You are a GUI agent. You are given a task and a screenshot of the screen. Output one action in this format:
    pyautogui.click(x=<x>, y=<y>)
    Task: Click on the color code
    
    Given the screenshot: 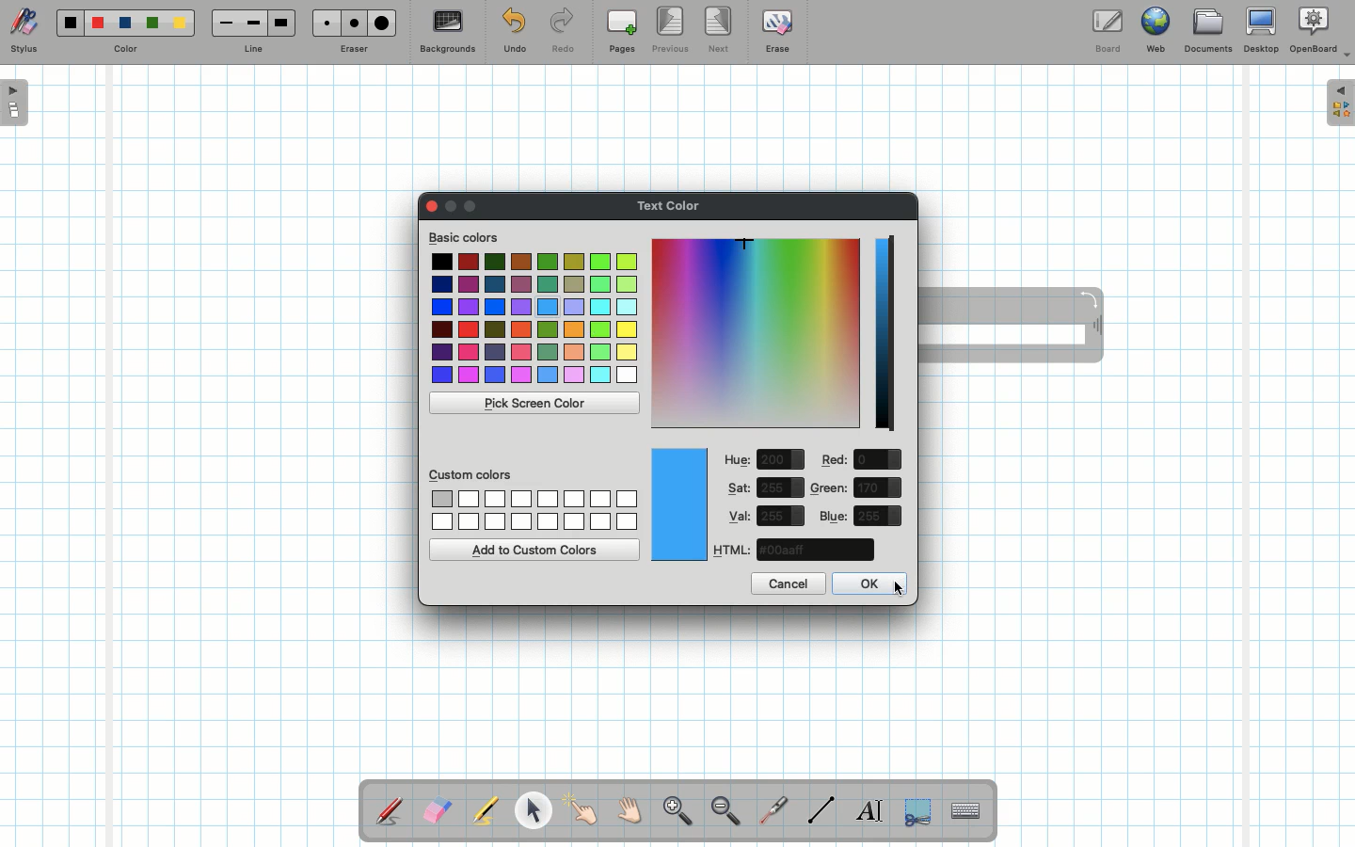 What is the action you would take?
    pyautogui.click(x=814, y=550)
    